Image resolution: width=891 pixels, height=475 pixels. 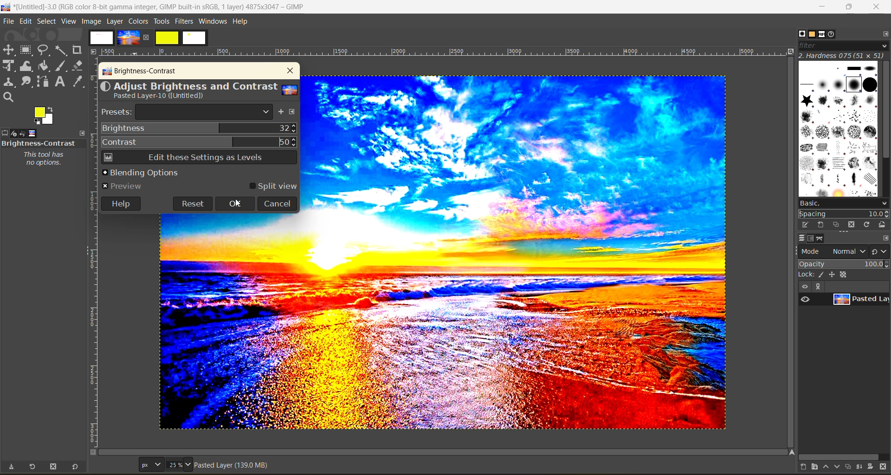 I want to click on create a new layer group, so click(x=819, y=468).